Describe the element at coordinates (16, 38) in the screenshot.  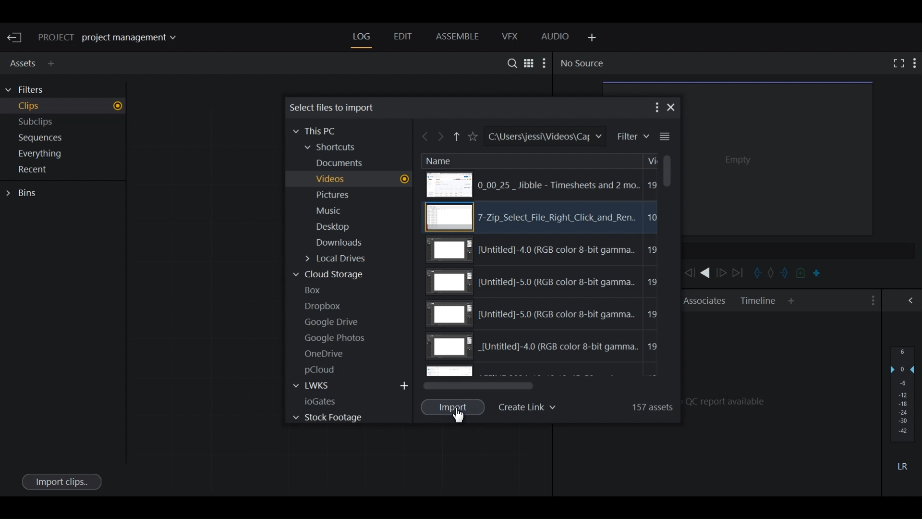
I see `Exit Current Project` at that location.